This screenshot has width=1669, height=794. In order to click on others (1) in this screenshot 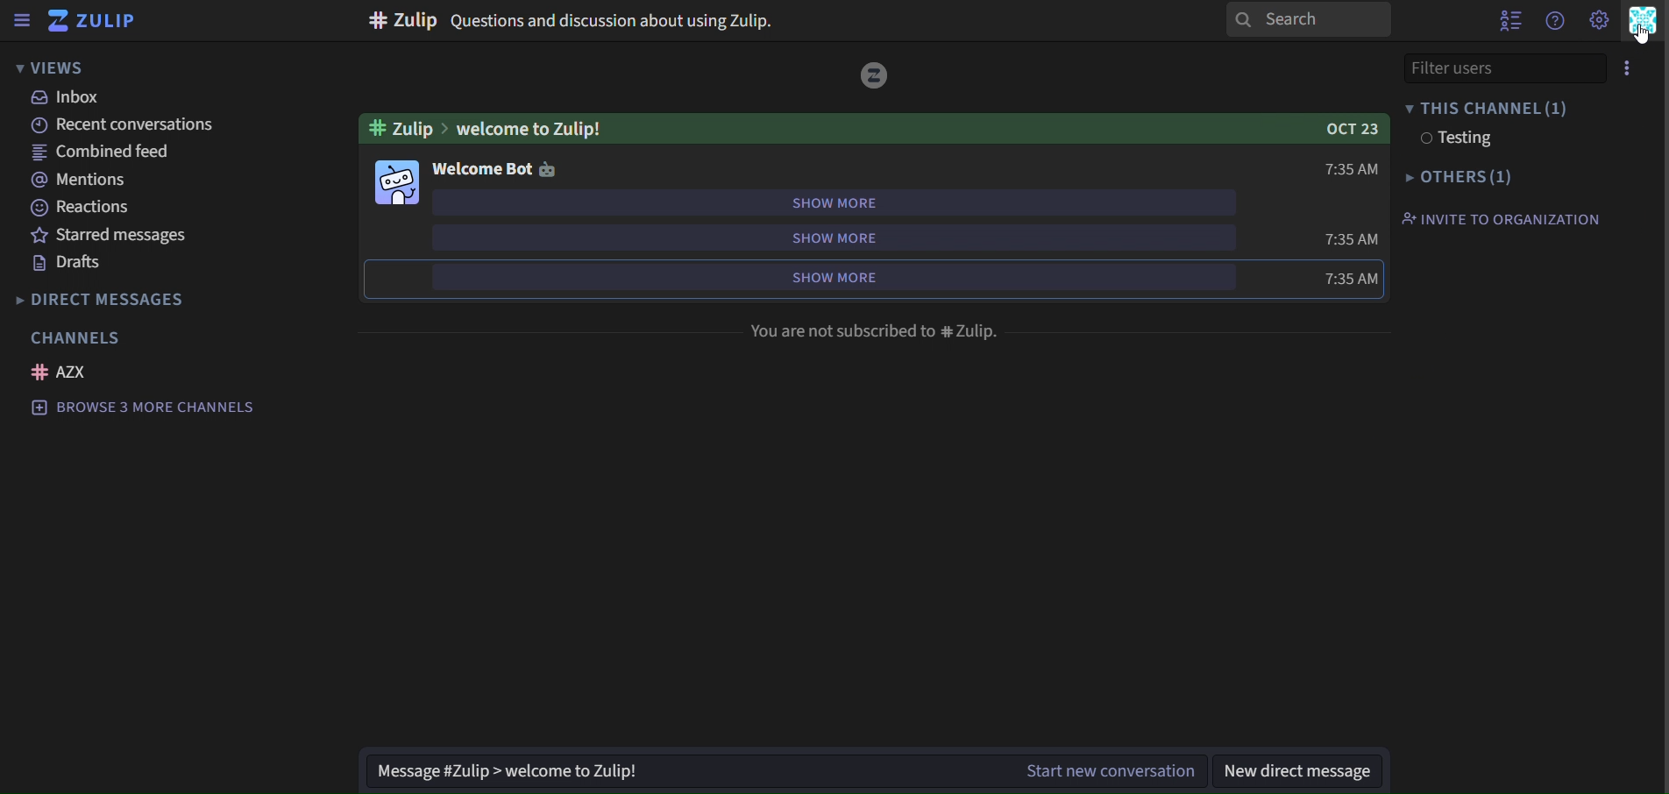, I will do `click(1459, 175)`.